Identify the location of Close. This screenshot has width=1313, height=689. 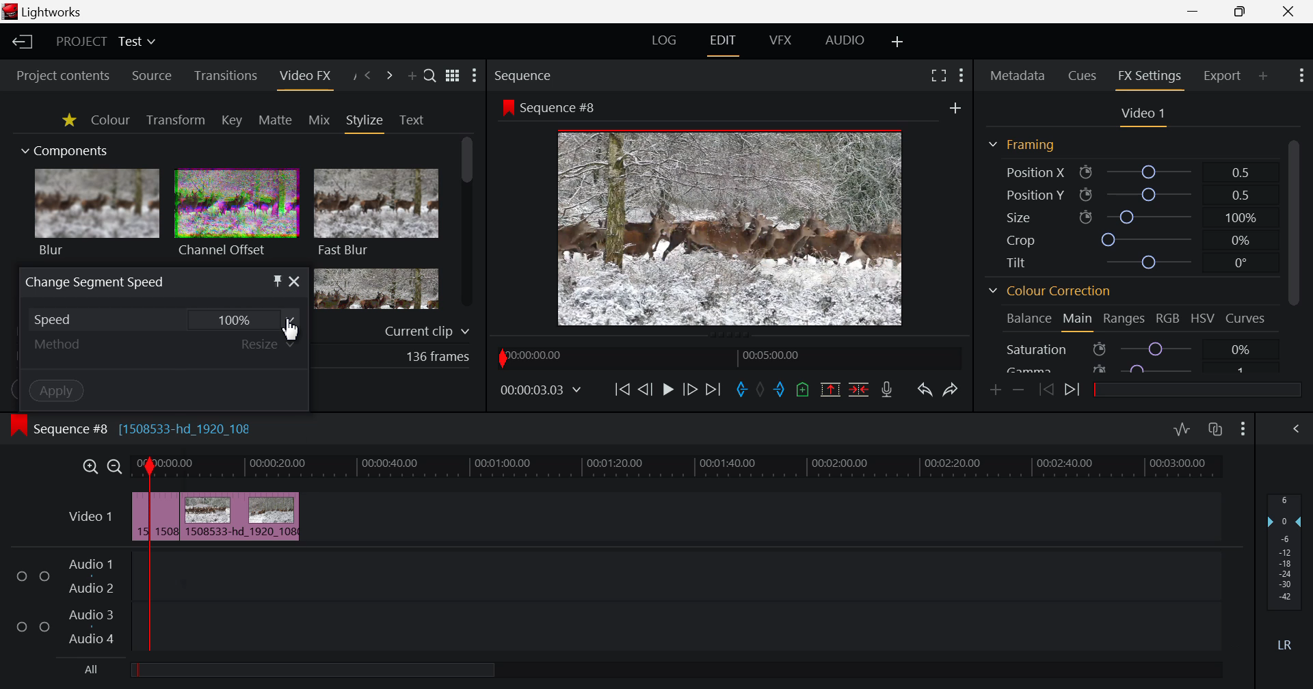
(1291, 12).